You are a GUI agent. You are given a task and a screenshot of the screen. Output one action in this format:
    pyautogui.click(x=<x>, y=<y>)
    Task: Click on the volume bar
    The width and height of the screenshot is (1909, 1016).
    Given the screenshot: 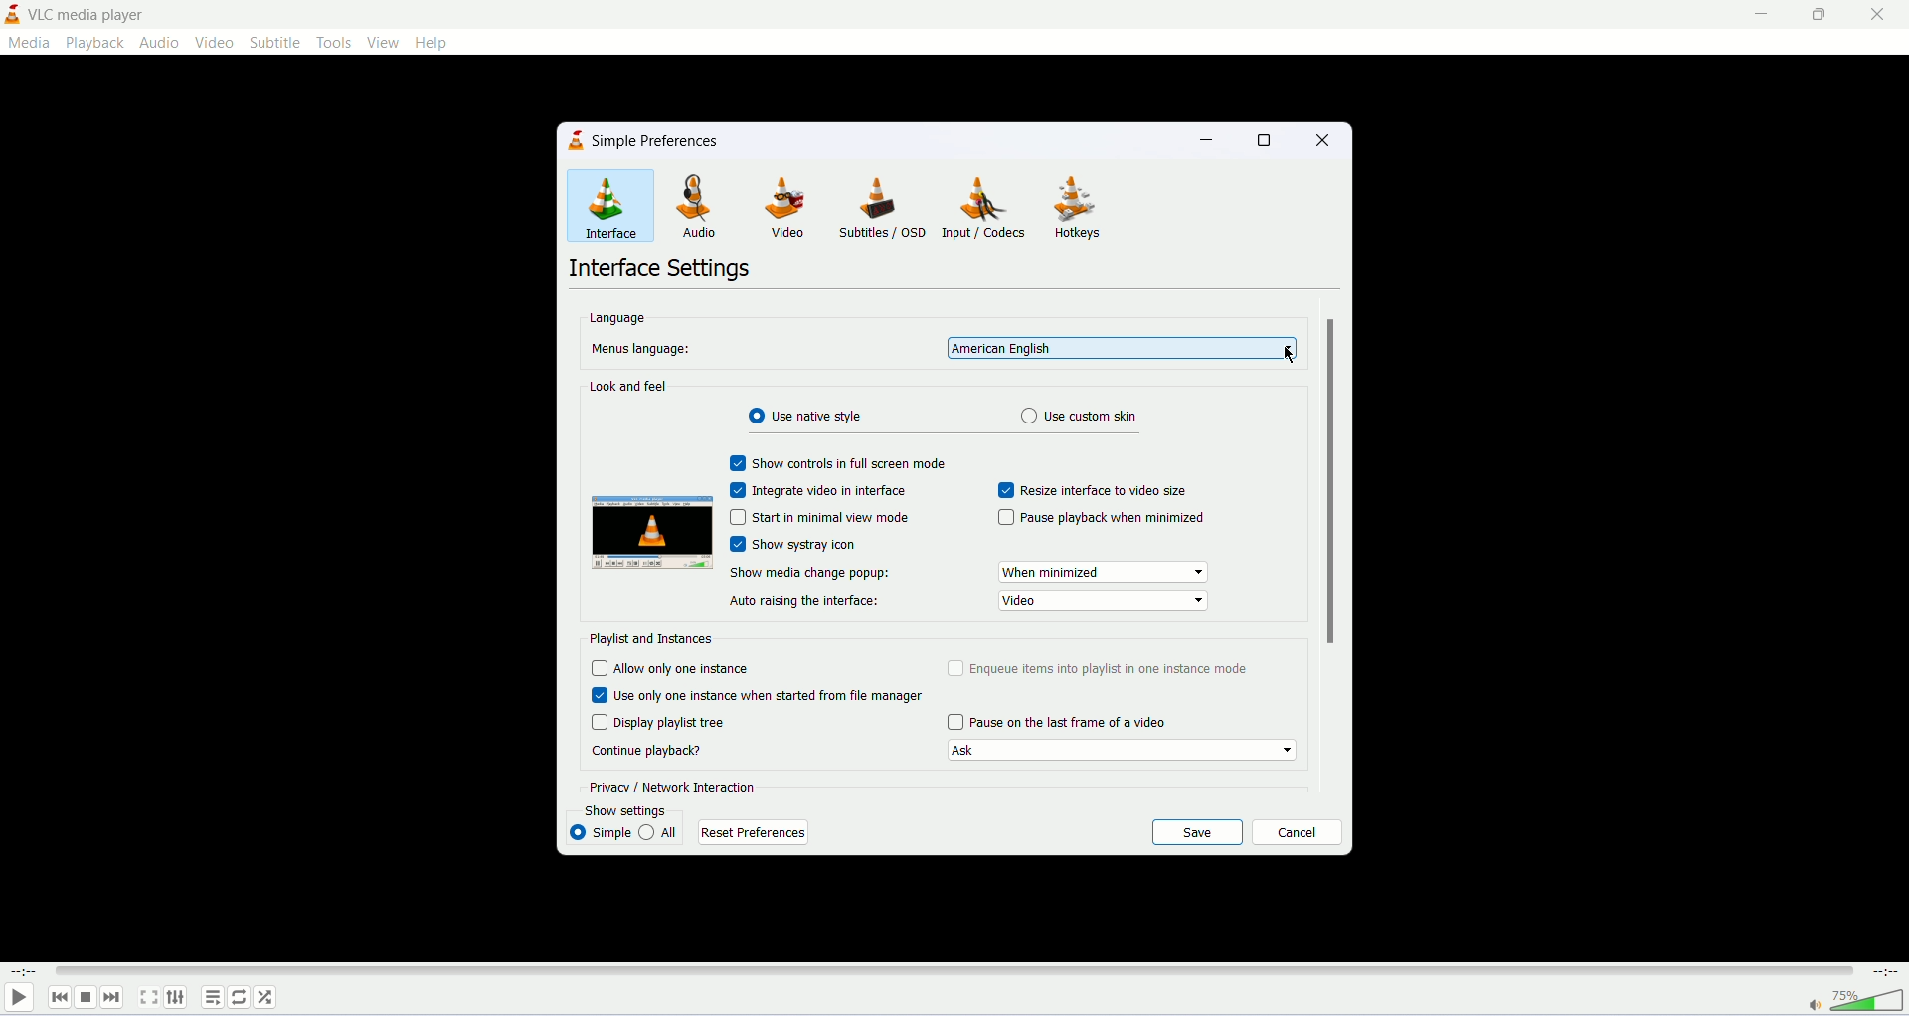 What is the action you would take?
    pyautogui.click(x=1869, y=1001)
    